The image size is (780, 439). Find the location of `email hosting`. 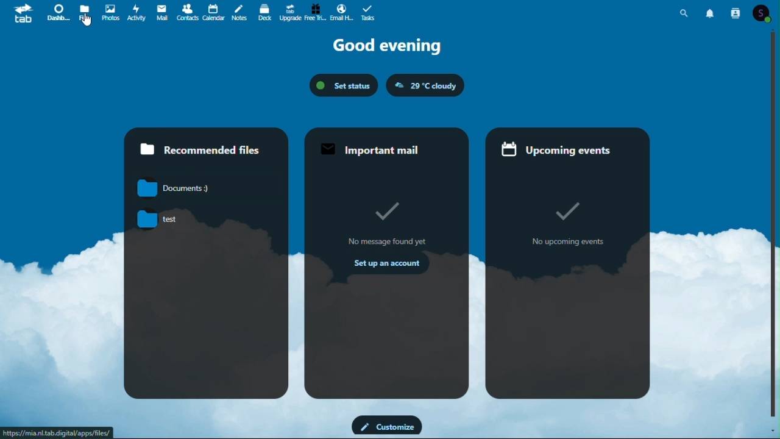

email hosting is located at coordinates (341, 13).